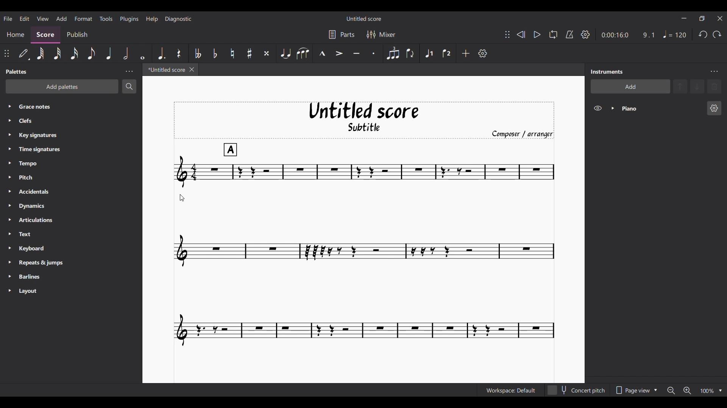 This screenshot has height=408, width=727. What do you see at coordinates (164, 70) in the screenshot?
I see `Current tab` at bounding box center [164, 70].